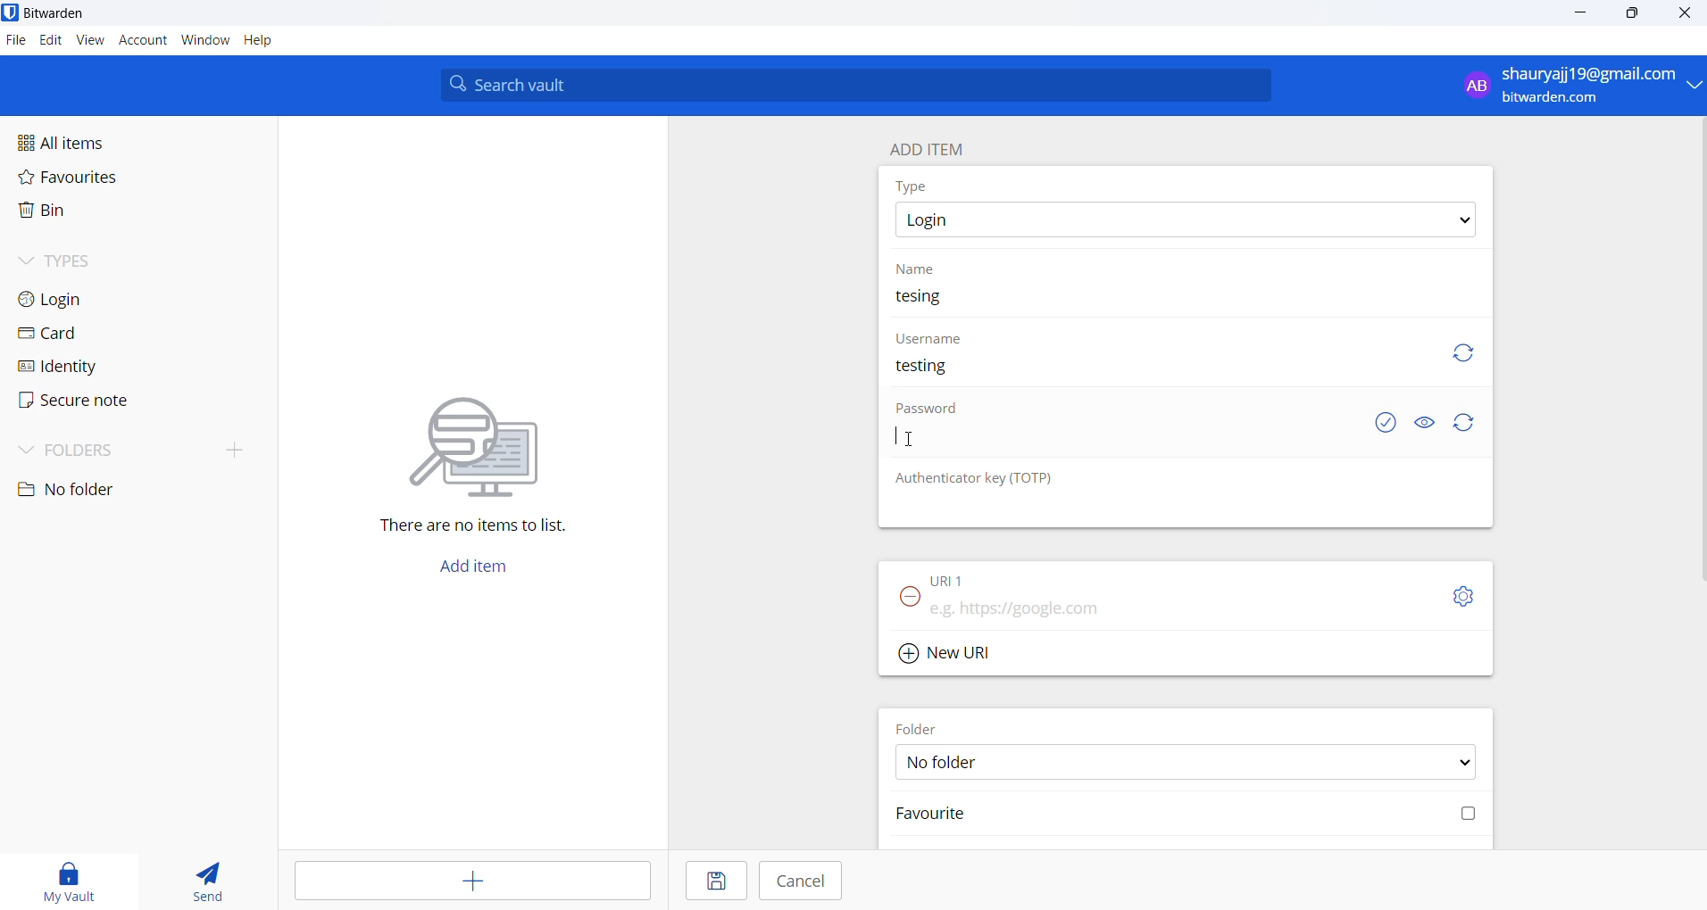 The image size is (1707, 910). Describe the element at coordinates (935, 145) in the screenshot. I see `ADD ITEM` at that location.